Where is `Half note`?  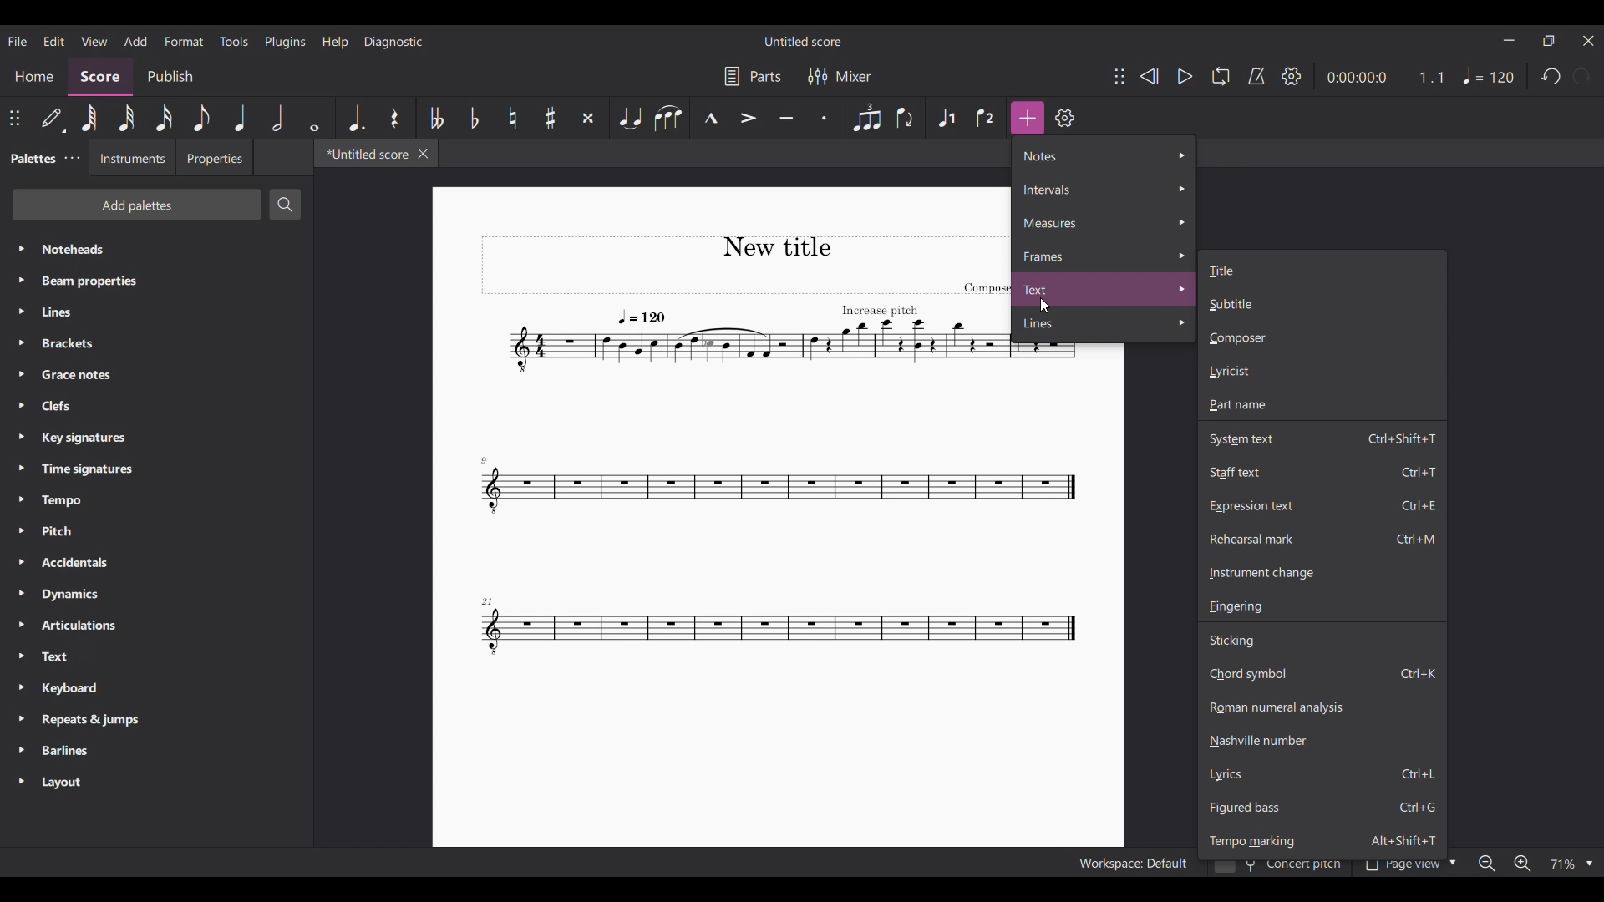 Half note is located at coordinates (277, 118).